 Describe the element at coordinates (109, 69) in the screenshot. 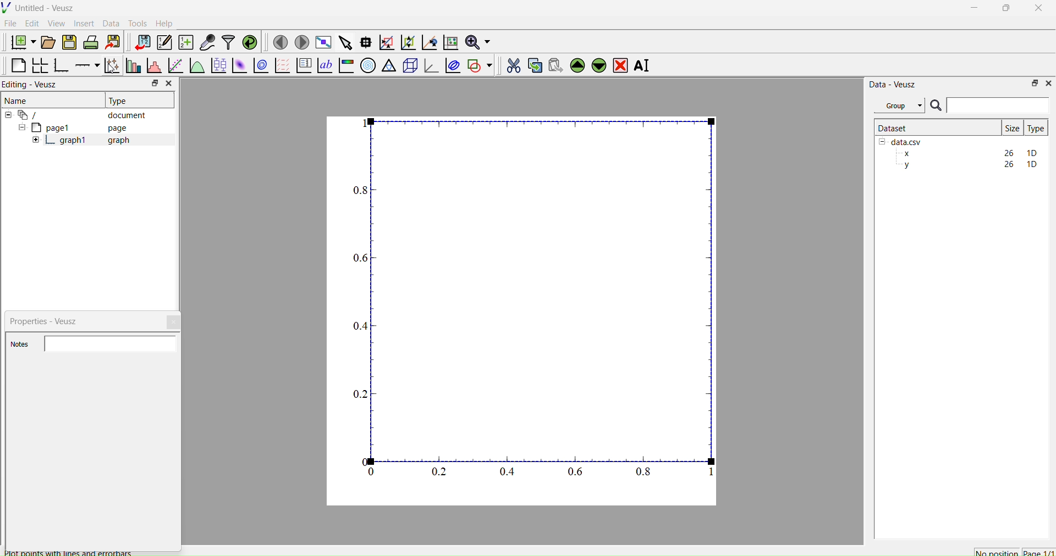

I see `Cursor` at that location.